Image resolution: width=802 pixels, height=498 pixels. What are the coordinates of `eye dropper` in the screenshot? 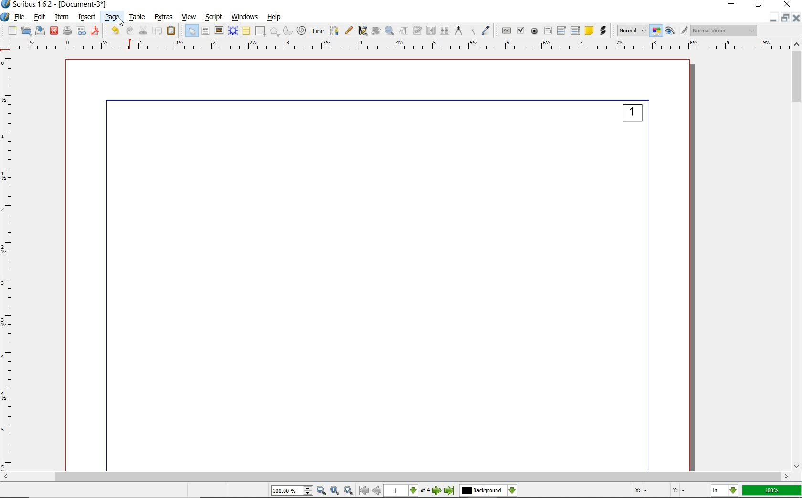 It's located at (487, 31).